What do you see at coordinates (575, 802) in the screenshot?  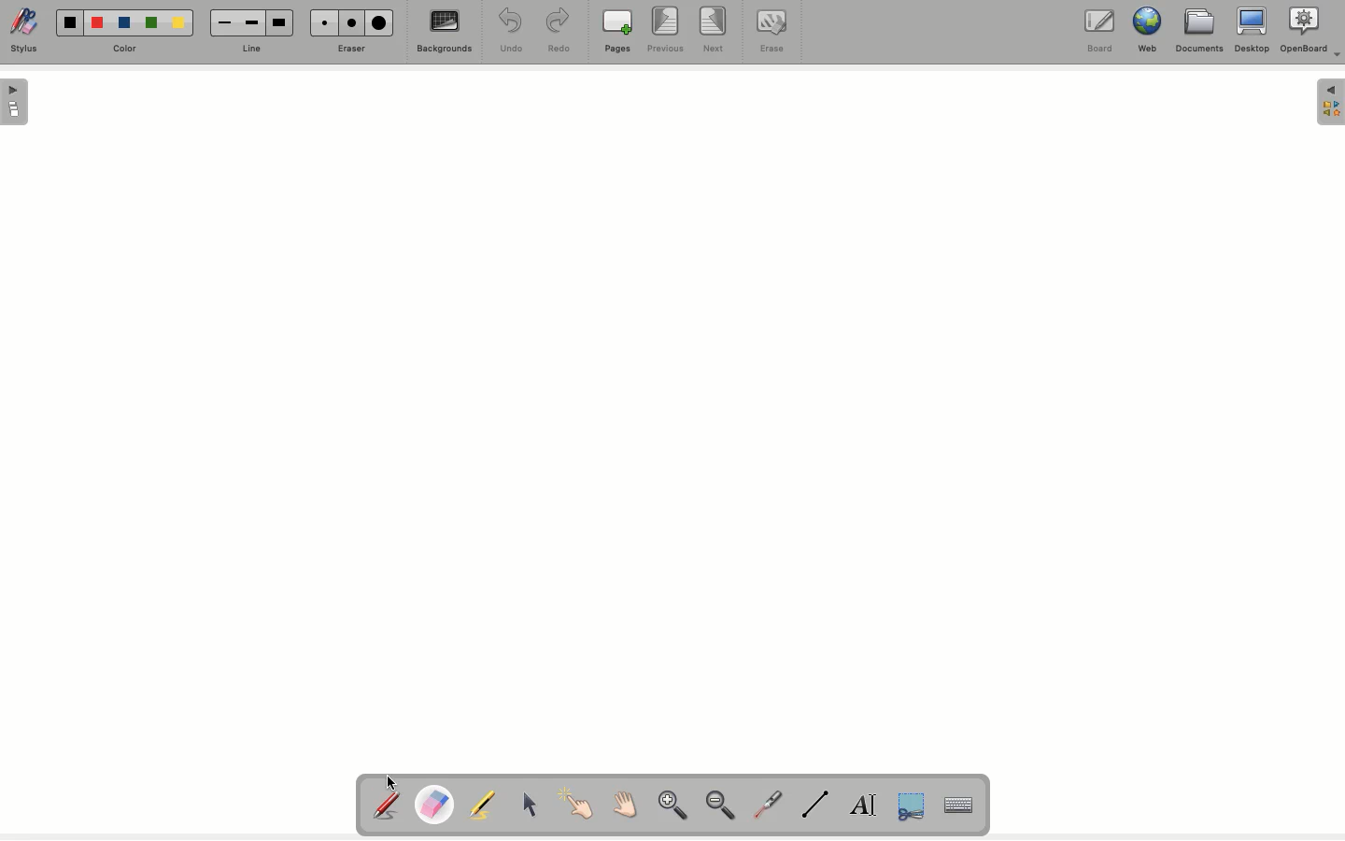 I see `Point` at bounding box center [575, 802].